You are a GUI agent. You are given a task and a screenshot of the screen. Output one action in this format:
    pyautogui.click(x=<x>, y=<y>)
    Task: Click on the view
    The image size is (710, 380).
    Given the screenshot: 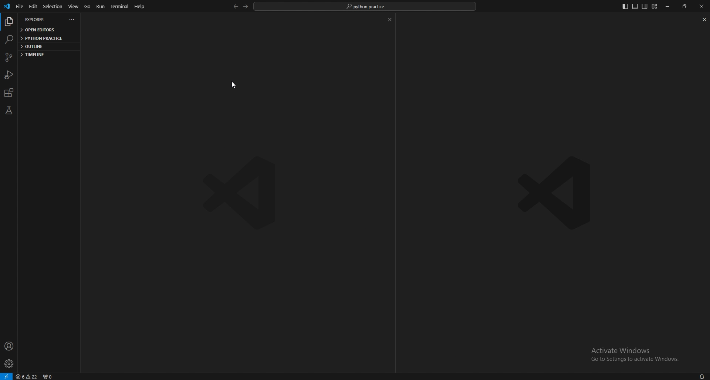 What is the action you would take?
    pyautogui.click(x=74, y=6)
    